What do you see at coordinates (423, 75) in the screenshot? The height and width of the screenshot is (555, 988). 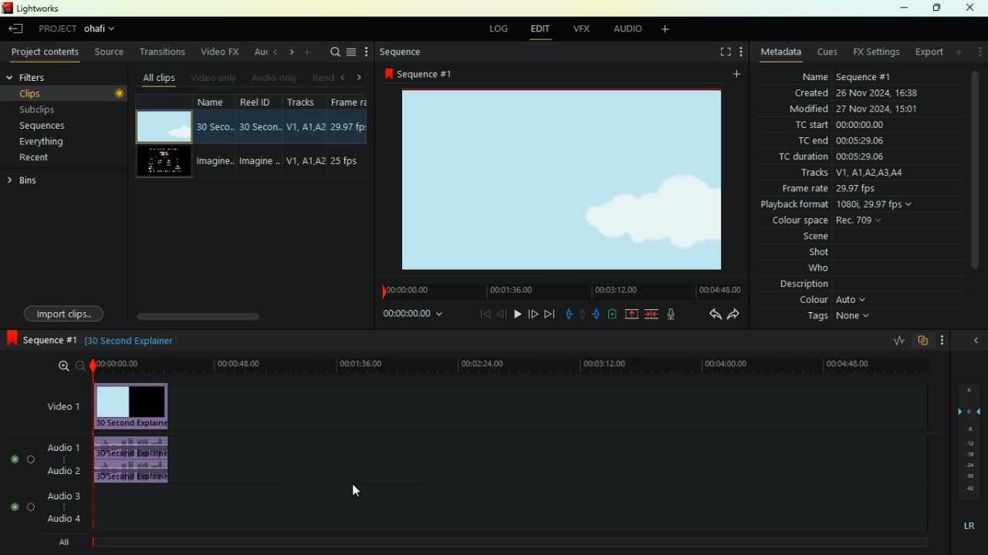 I see `sequence` at bounding box center [423, 75].